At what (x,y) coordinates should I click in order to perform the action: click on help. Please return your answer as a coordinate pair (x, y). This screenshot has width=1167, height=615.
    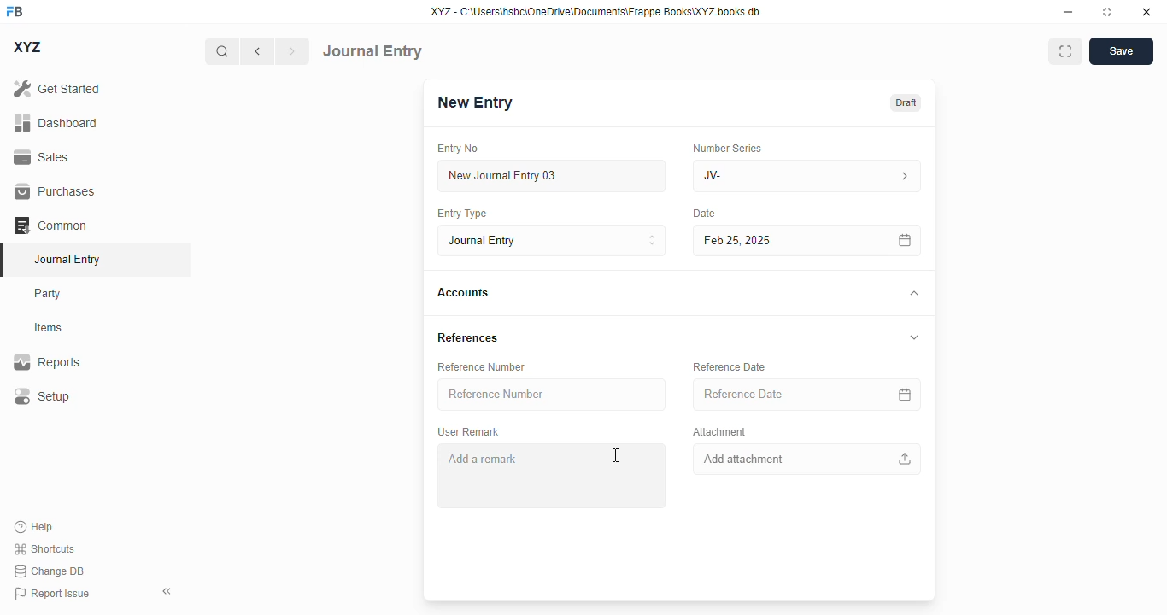
    Looking at the image, I should click on (34, 527).